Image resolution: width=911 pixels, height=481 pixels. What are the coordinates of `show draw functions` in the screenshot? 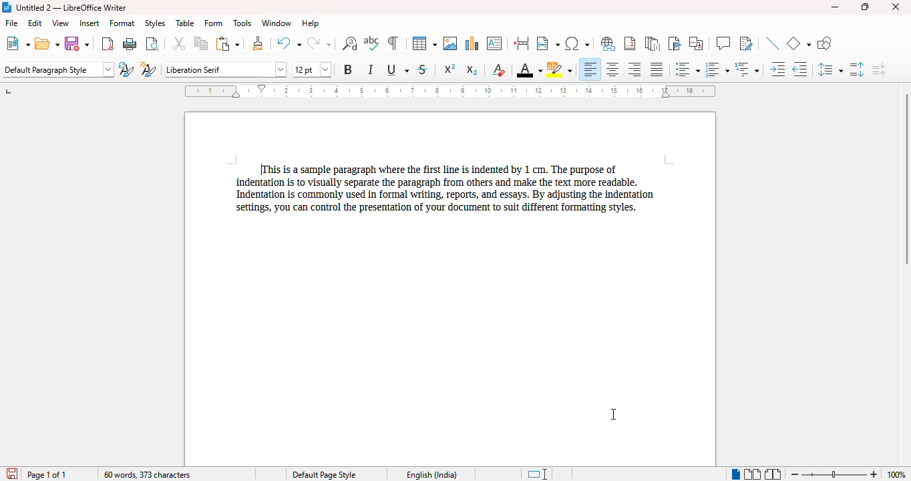 It's located at (824, 43).